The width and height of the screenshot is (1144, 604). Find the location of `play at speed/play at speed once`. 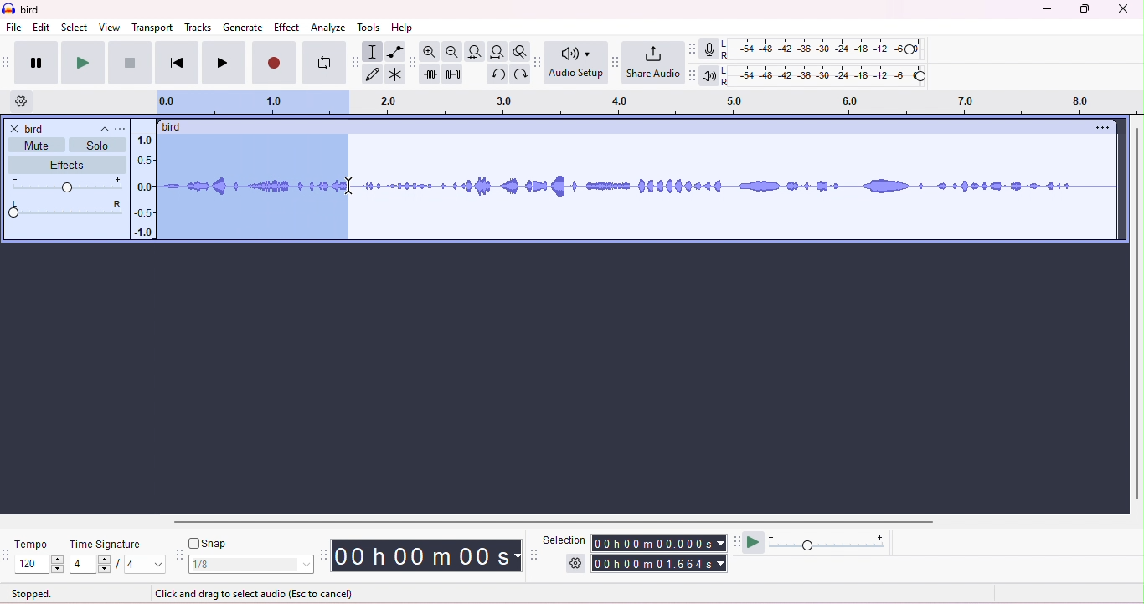

play at speed/play at speed once is located at coordinates (755, 543).